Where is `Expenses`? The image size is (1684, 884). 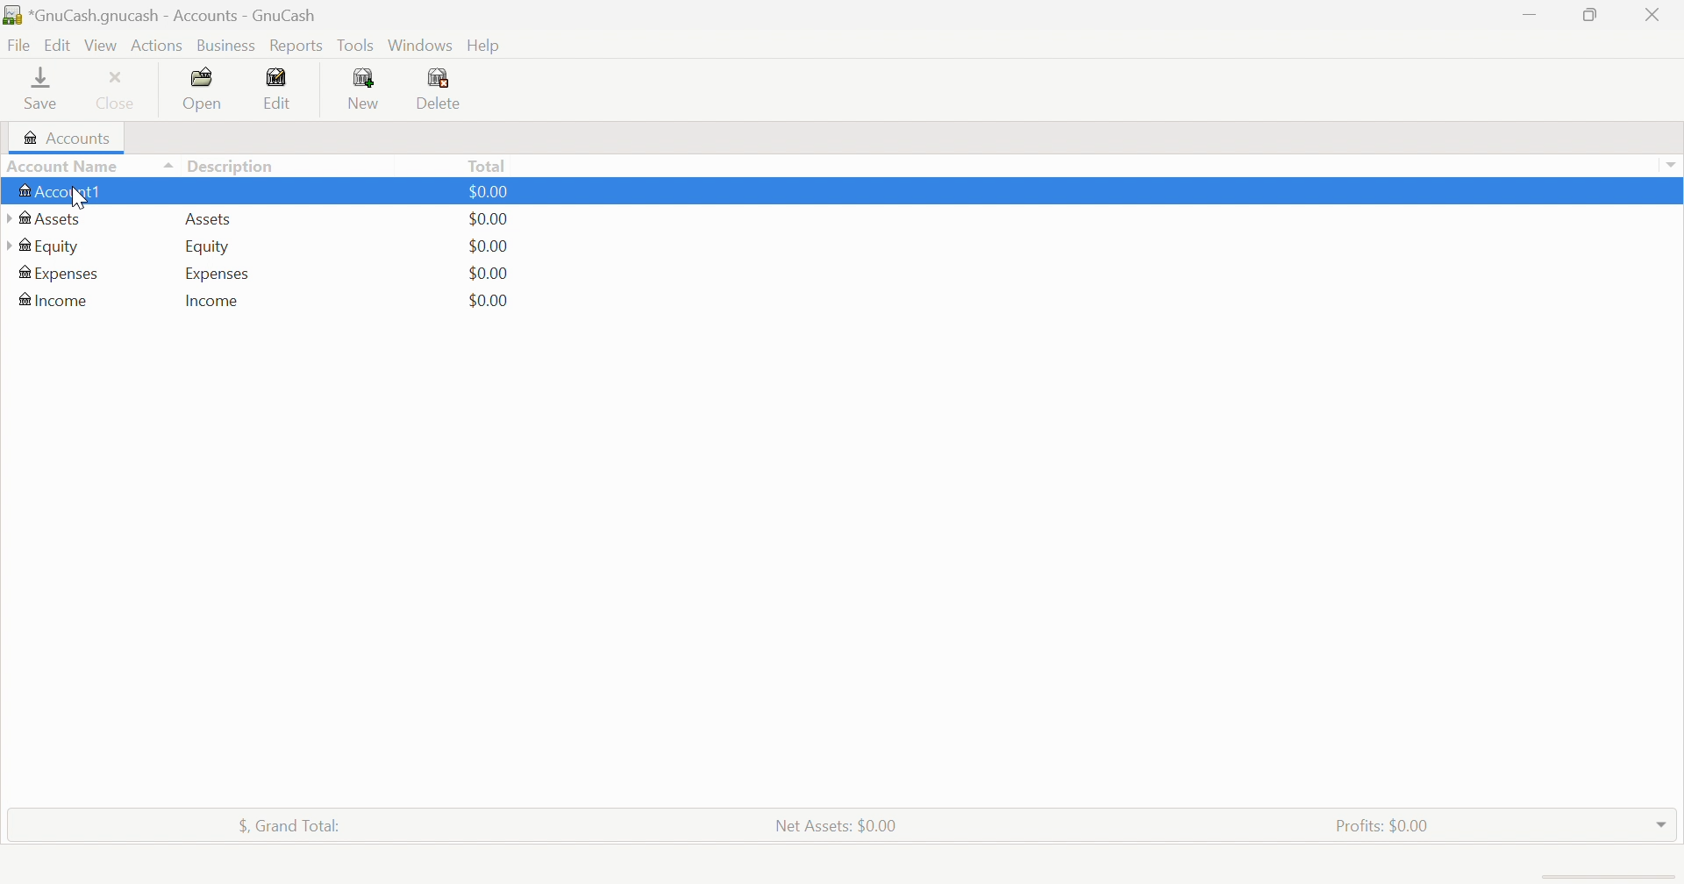
Expenses is located at coordinates (217, 276).